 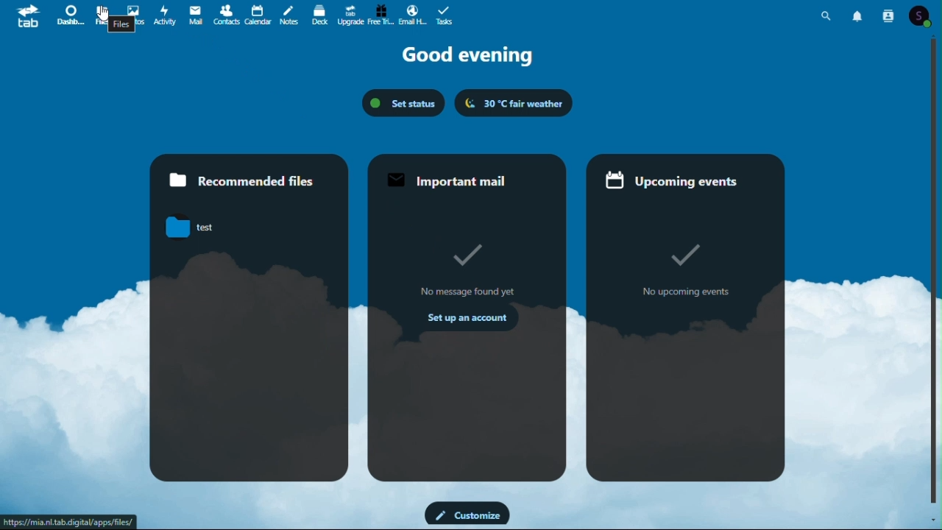 What do you see at coordinates (258, 15) in the screenshot?
I see `Calendar` at bounding box center [258, 15].